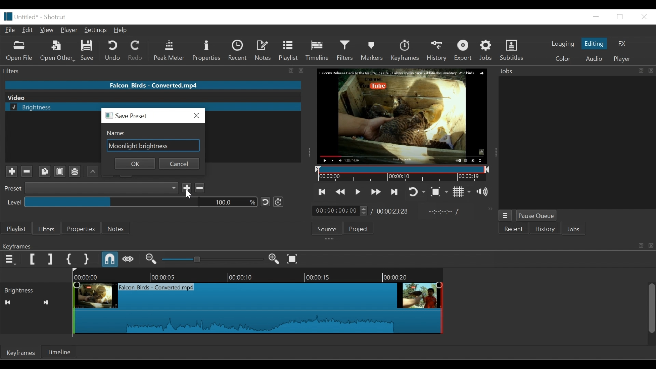 This screenshot has height=369, width=656. I want to click on Zoom keyframe to fit, so click(294, 258).